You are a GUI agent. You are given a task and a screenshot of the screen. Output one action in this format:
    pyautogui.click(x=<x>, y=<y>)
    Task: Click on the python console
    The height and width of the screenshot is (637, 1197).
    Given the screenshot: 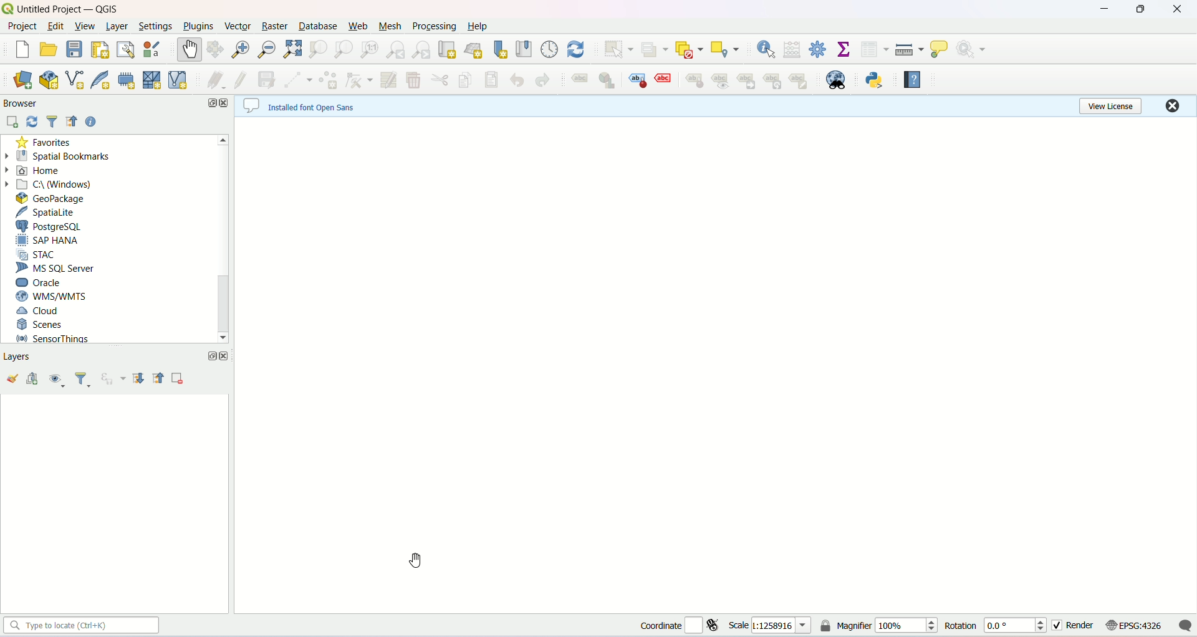 What is the action you would take?
    pyautogui.click(x=874, y=79)
    